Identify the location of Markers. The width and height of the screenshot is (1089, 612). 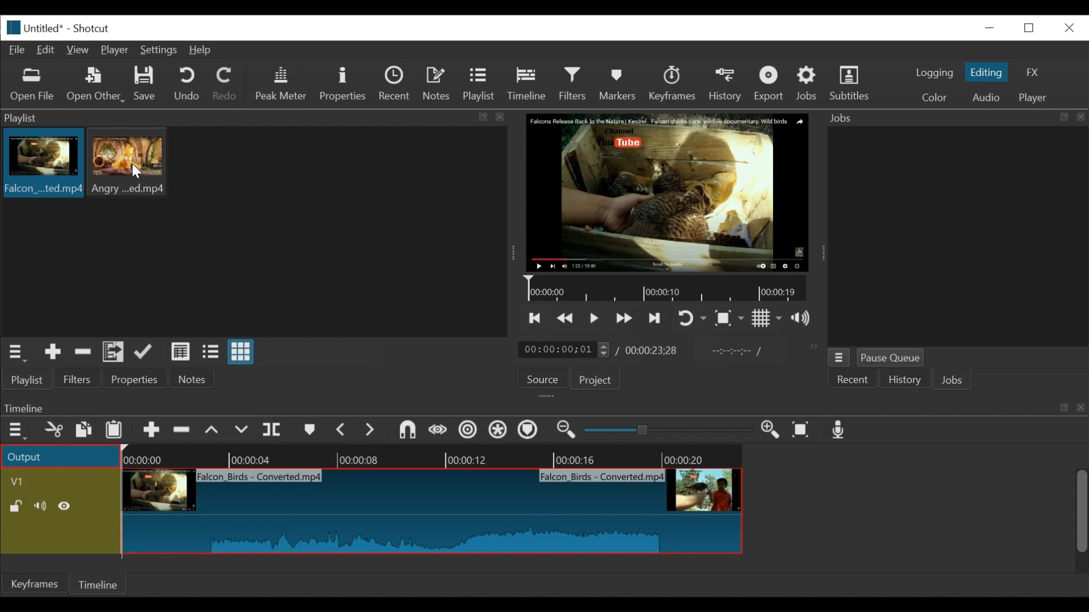
(620, 83).